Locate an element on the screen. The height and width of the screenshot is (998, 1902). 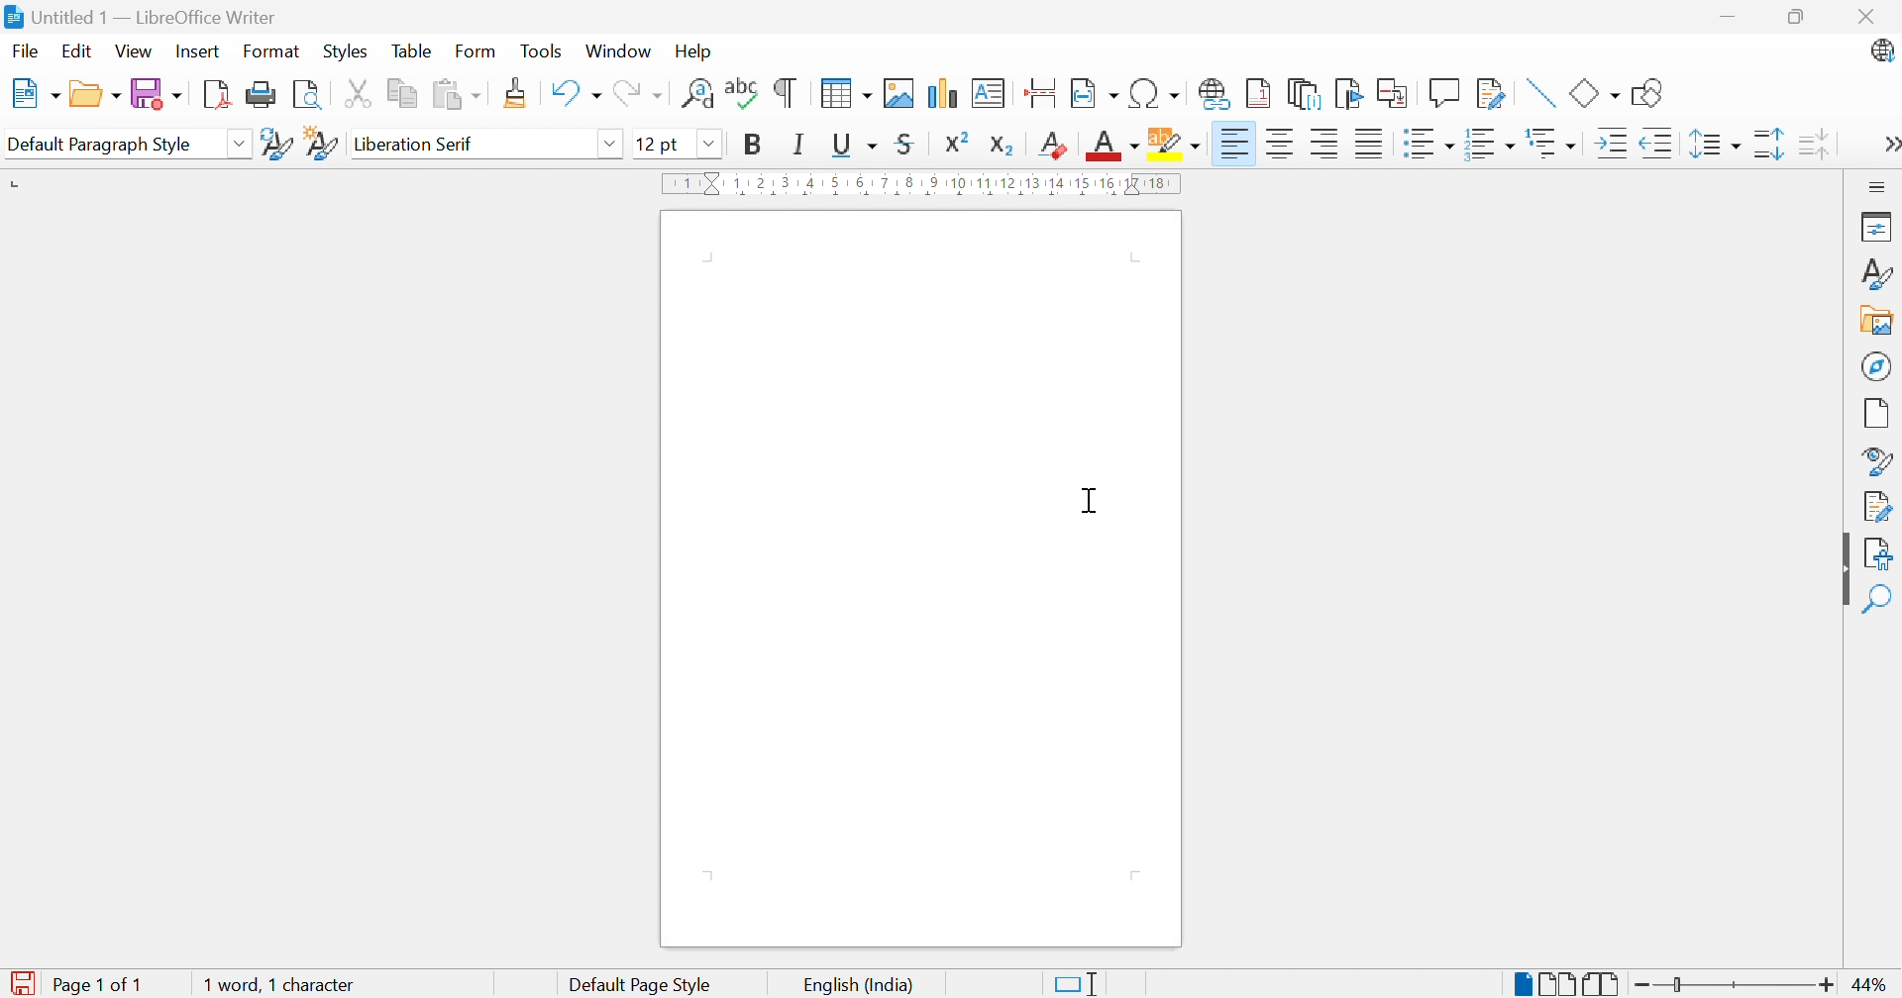
Insert special characters is located at coordinates (1153, 94).